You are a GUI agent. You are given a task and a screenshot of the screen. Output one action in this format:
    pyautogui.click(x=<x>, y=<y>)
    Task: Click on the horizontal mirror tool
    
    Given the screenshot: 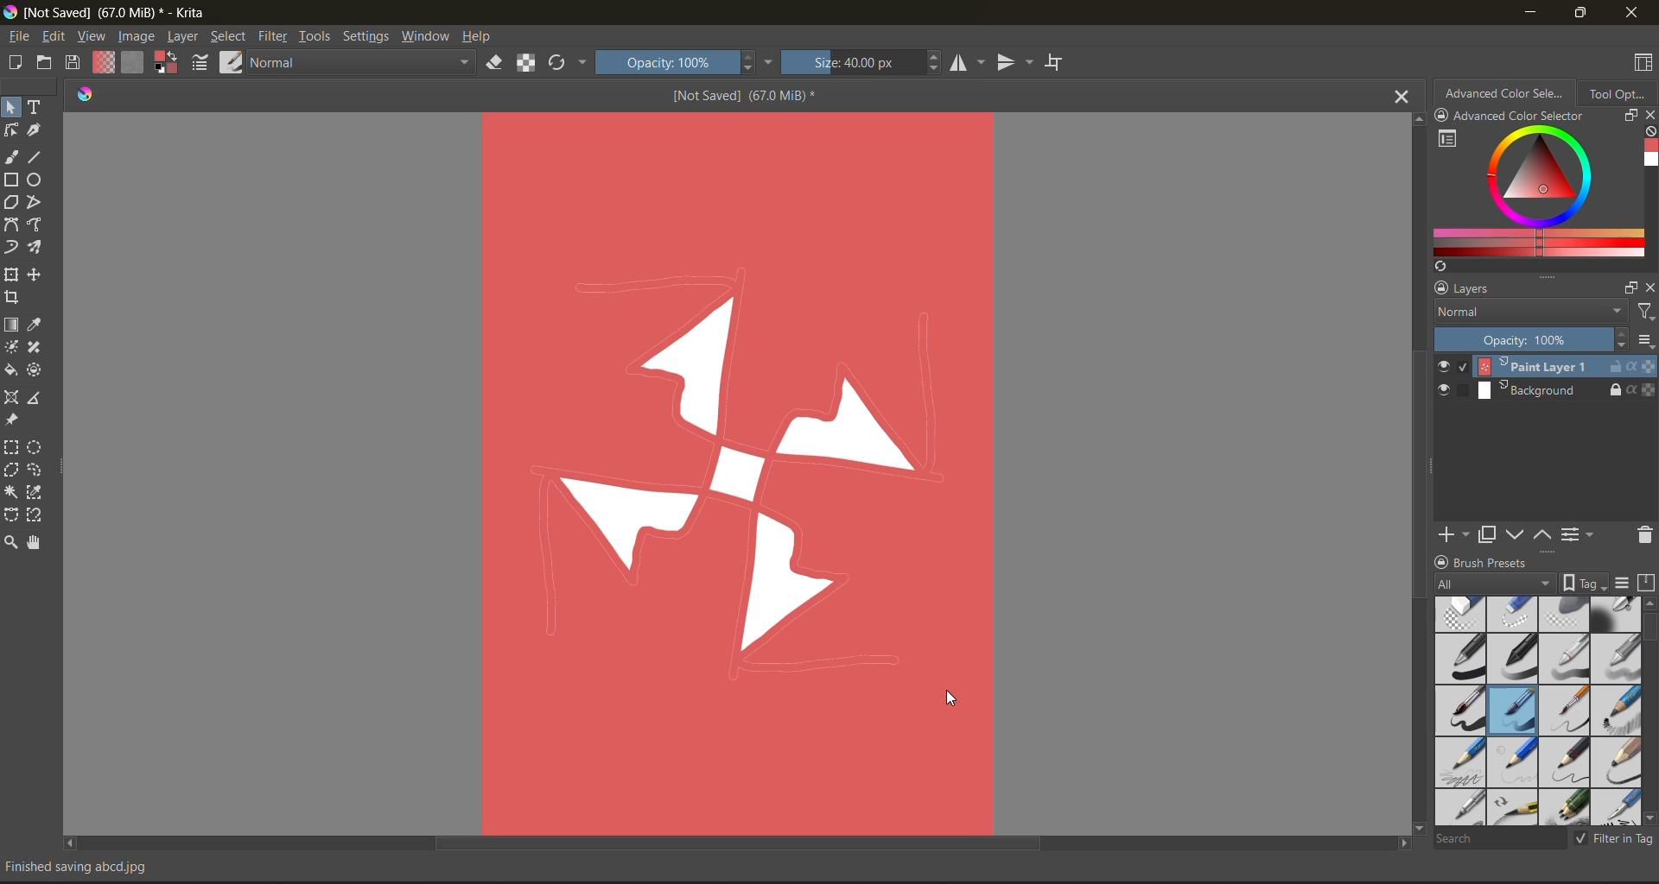 What is the action you would take?
    pyautogui.click(x=969, y=64)
    